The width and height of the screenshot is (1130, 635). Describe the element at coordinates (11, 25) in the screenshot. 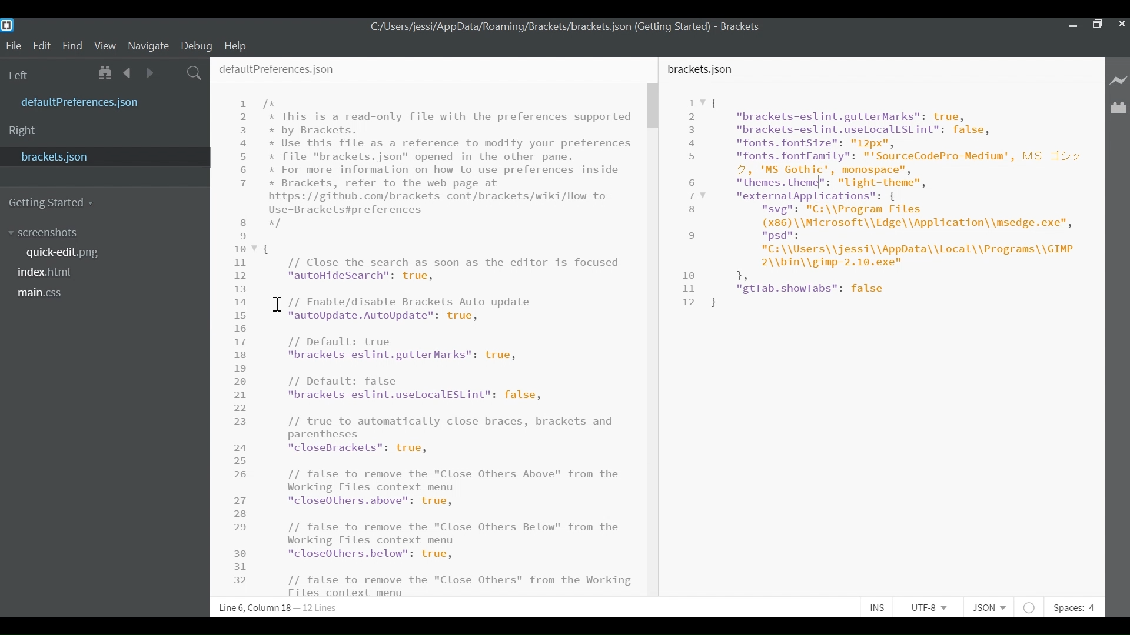

I see `Brackets Desktop icon` at that location.